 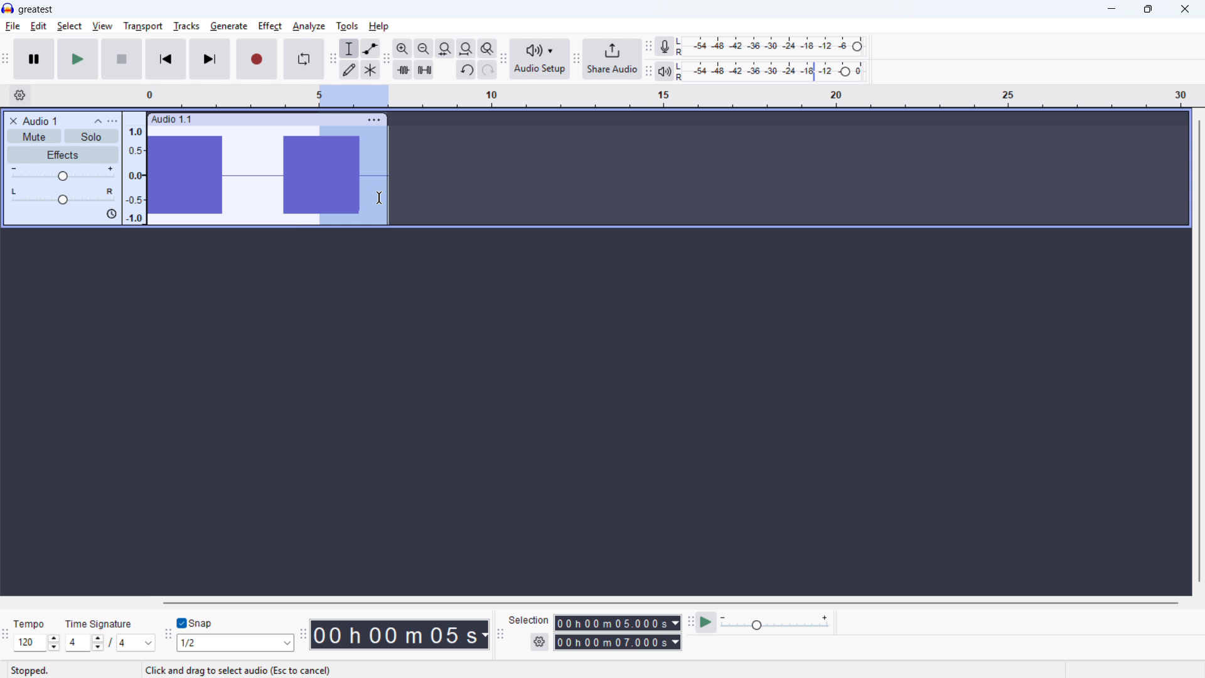 I want to click on tracks, so click(x=187, y=26).